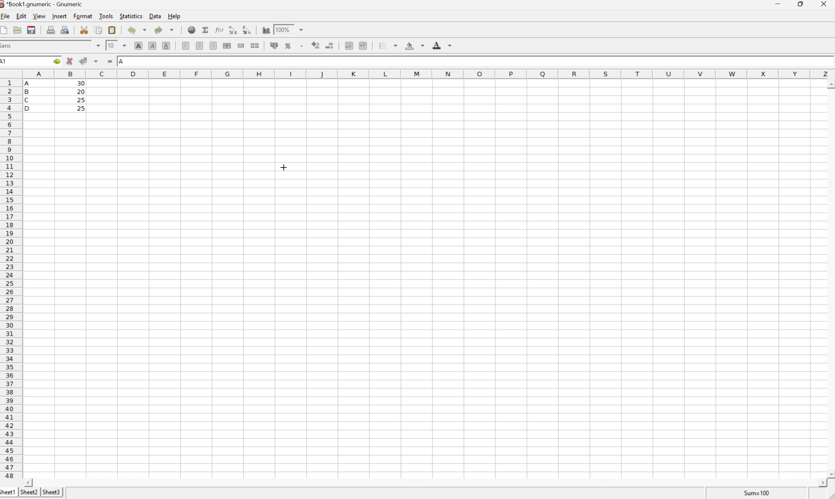  I want to click on Cursor, so click(39, 82).